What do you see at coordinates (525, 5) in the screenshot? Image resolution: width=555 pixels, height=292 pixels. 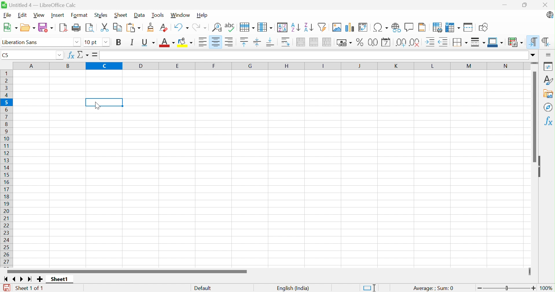 I see `Restore Down` at bounding box center [525, 5].